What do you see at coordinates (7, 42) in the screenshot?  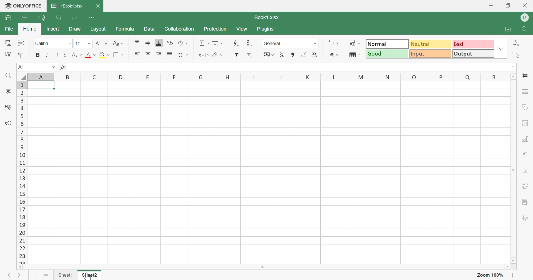 I see `Copy` at bounding box center [7, 42].